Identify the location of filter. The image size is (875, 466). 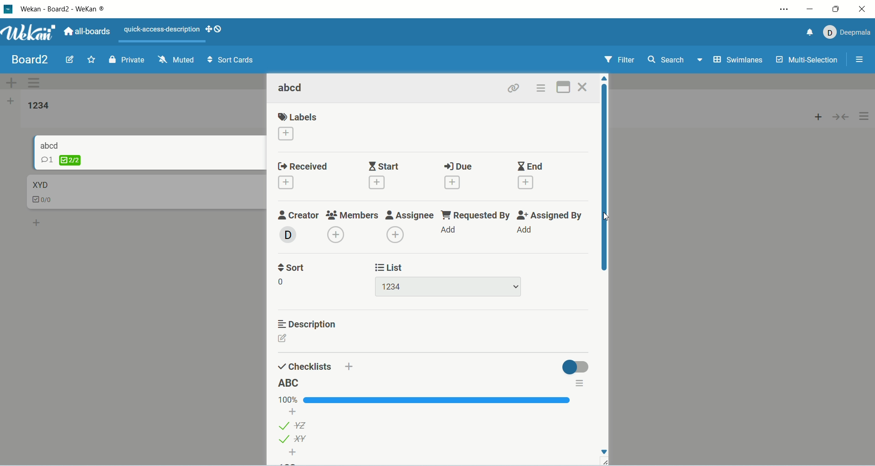
(619, 60).